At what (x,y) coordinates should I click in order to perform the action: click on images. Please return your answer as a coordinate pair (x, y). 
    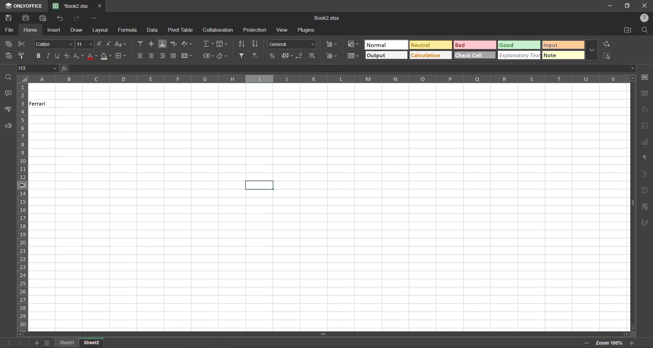
    Looking at the image, I should click on (646, 127).